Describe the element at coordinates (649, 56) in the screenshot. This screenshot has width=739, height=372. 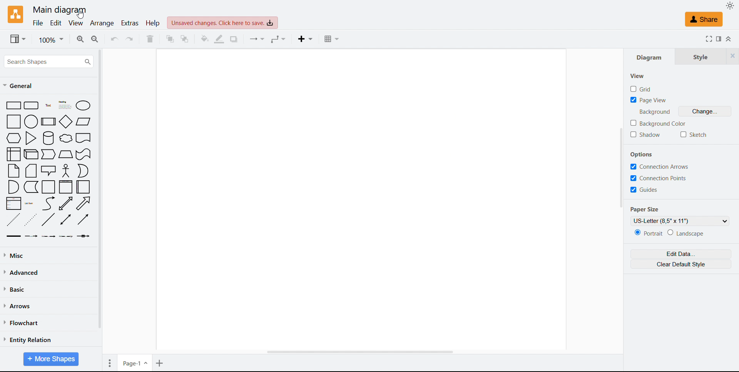
I see `Diagram ` at that location.